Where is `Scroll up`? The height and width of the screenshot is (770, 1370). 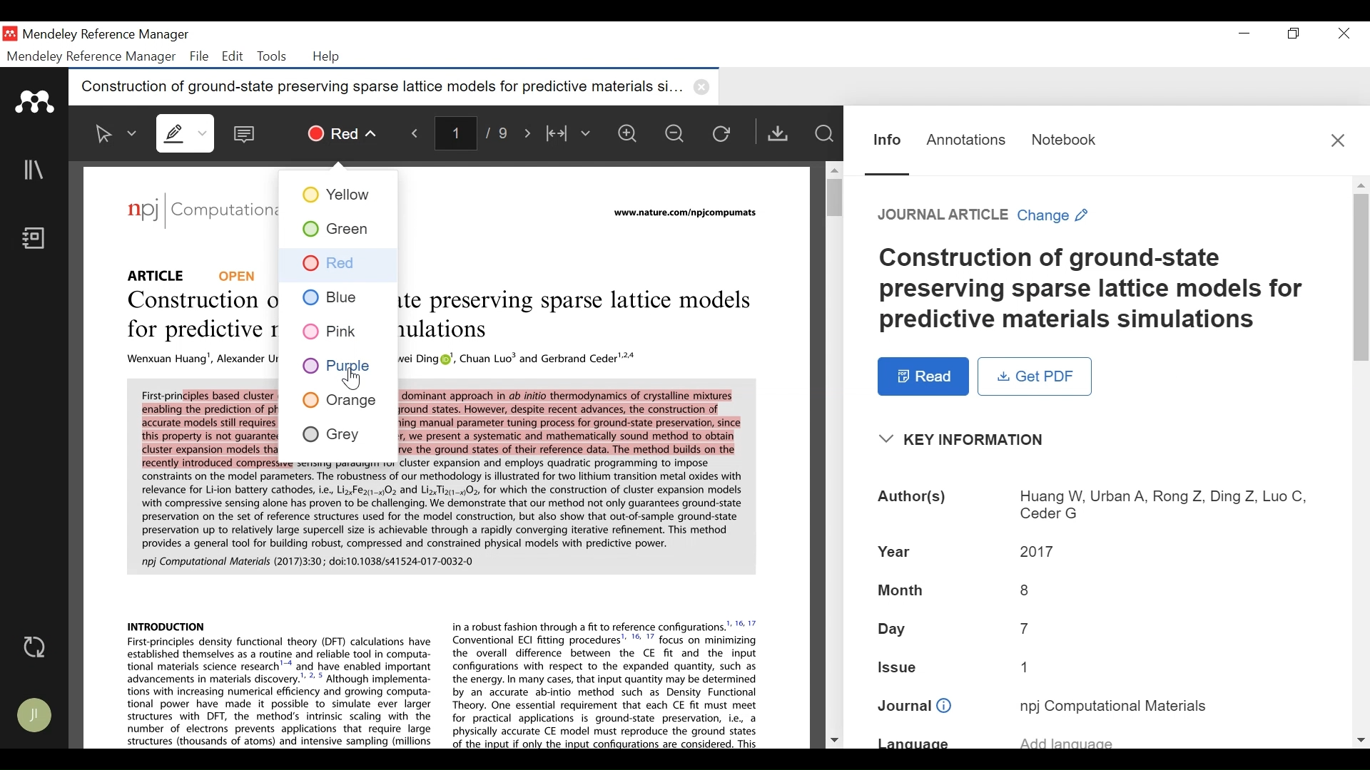 Scroll up is located at coordinates (1359, 185).